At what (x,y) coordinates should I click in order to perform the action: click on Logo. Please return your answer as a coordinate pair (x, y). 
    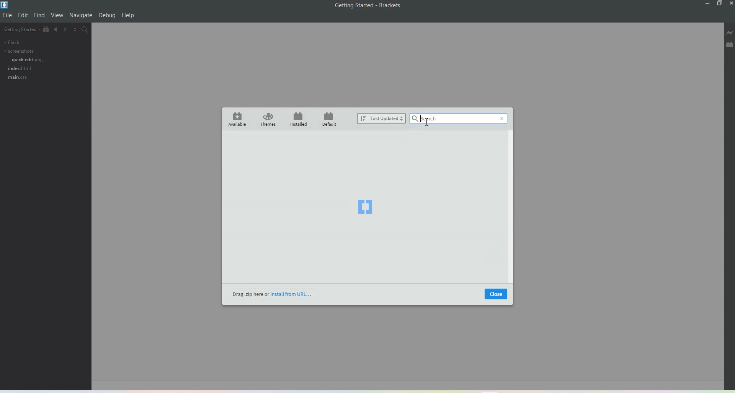
    Looking at the image, I should click on (365, 207).